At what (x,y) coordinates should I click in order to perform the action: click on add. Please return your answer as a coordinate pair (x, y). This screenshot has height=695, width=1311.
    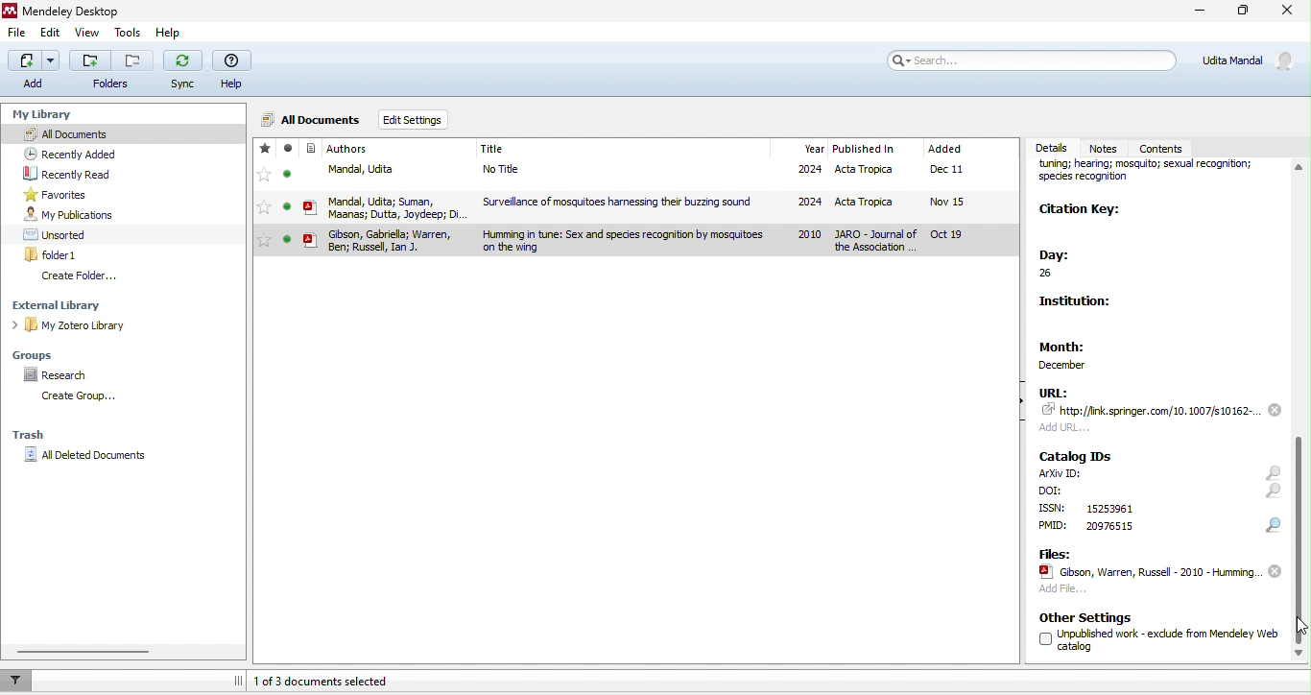
    Looking at the image, I should click on (1069, 426).